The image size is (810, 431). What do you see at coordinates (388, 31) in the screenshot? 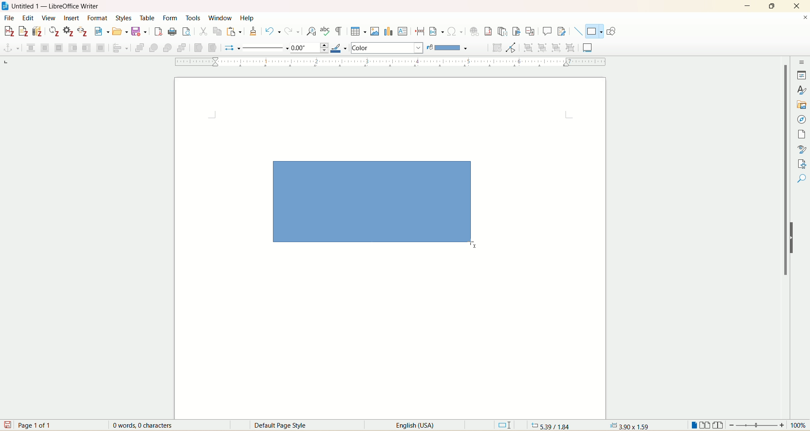
I see `insert chart` at bounding box center [388, 31].